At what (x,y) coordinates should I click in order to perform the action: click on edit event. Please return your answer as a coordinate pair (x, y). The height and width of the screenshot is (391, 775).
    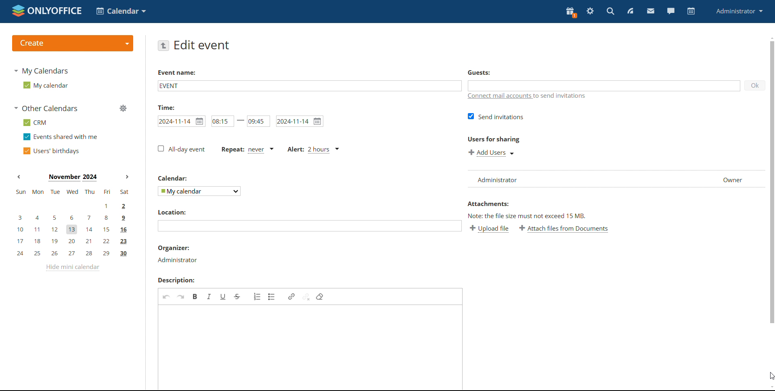
    Looking at the image, I should click on (203, 45).